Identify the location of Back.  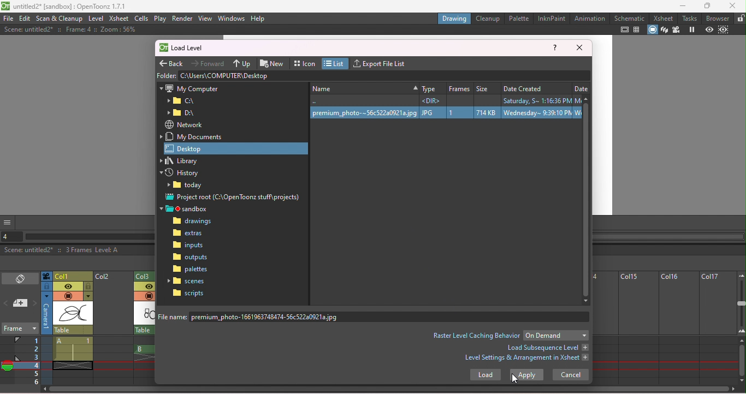
(173, 62).